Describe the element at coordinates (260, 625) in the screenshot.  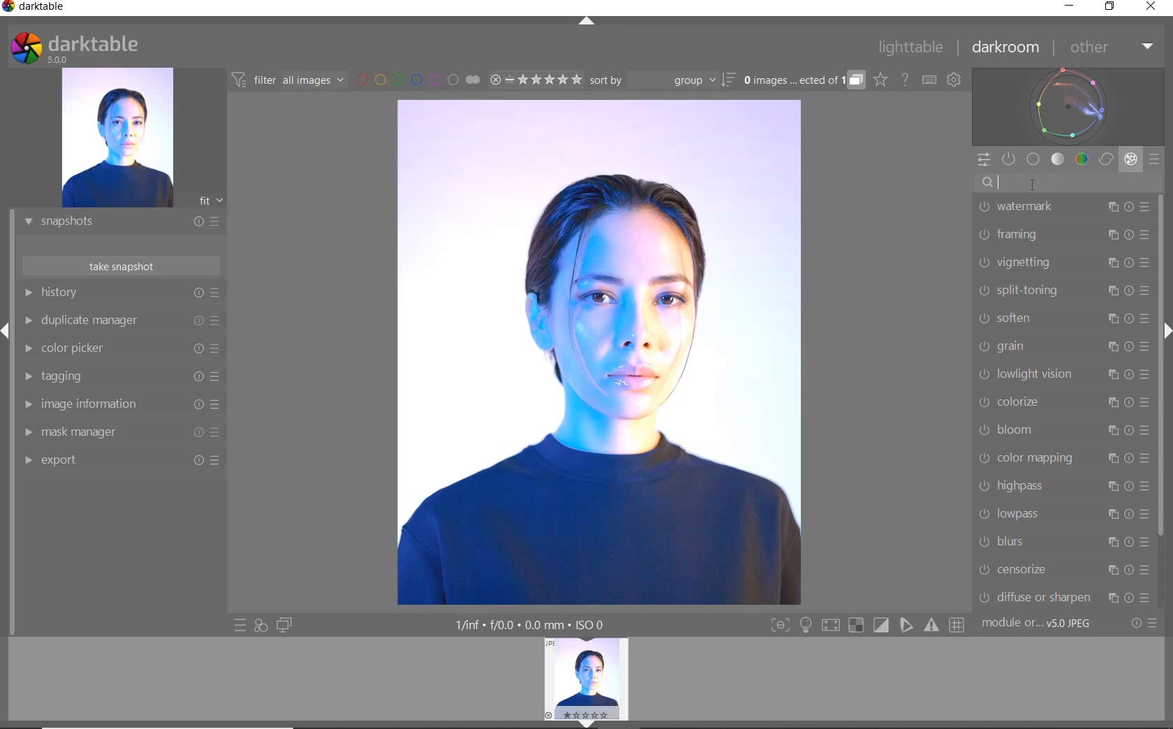
I see `QUICK ACCESS FOR APPLYING ANY OF YOUR STYLES` at that location.